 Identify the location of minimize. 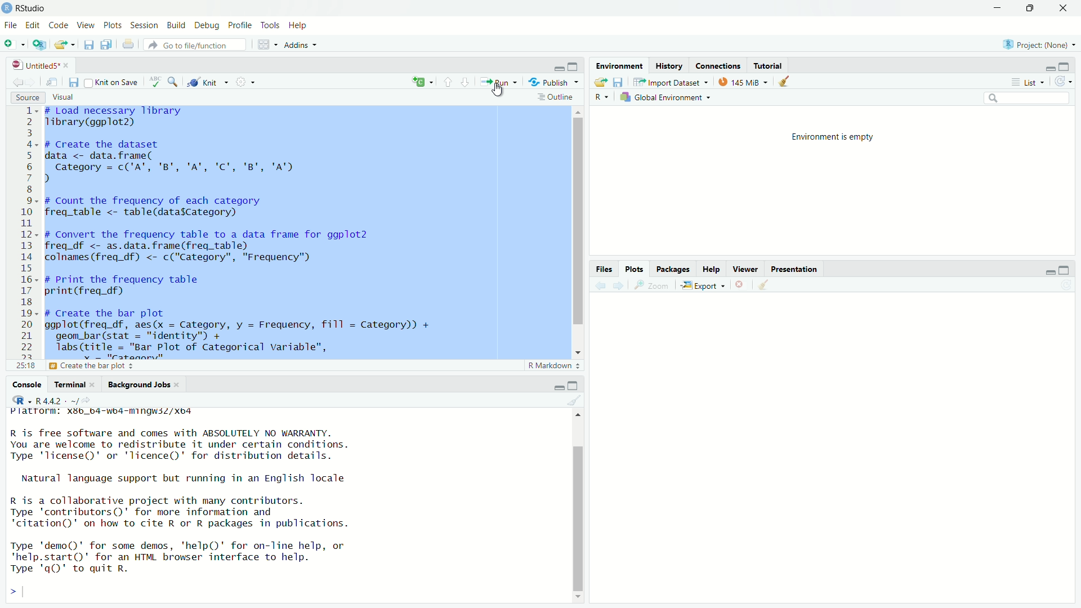
(1049, 68).